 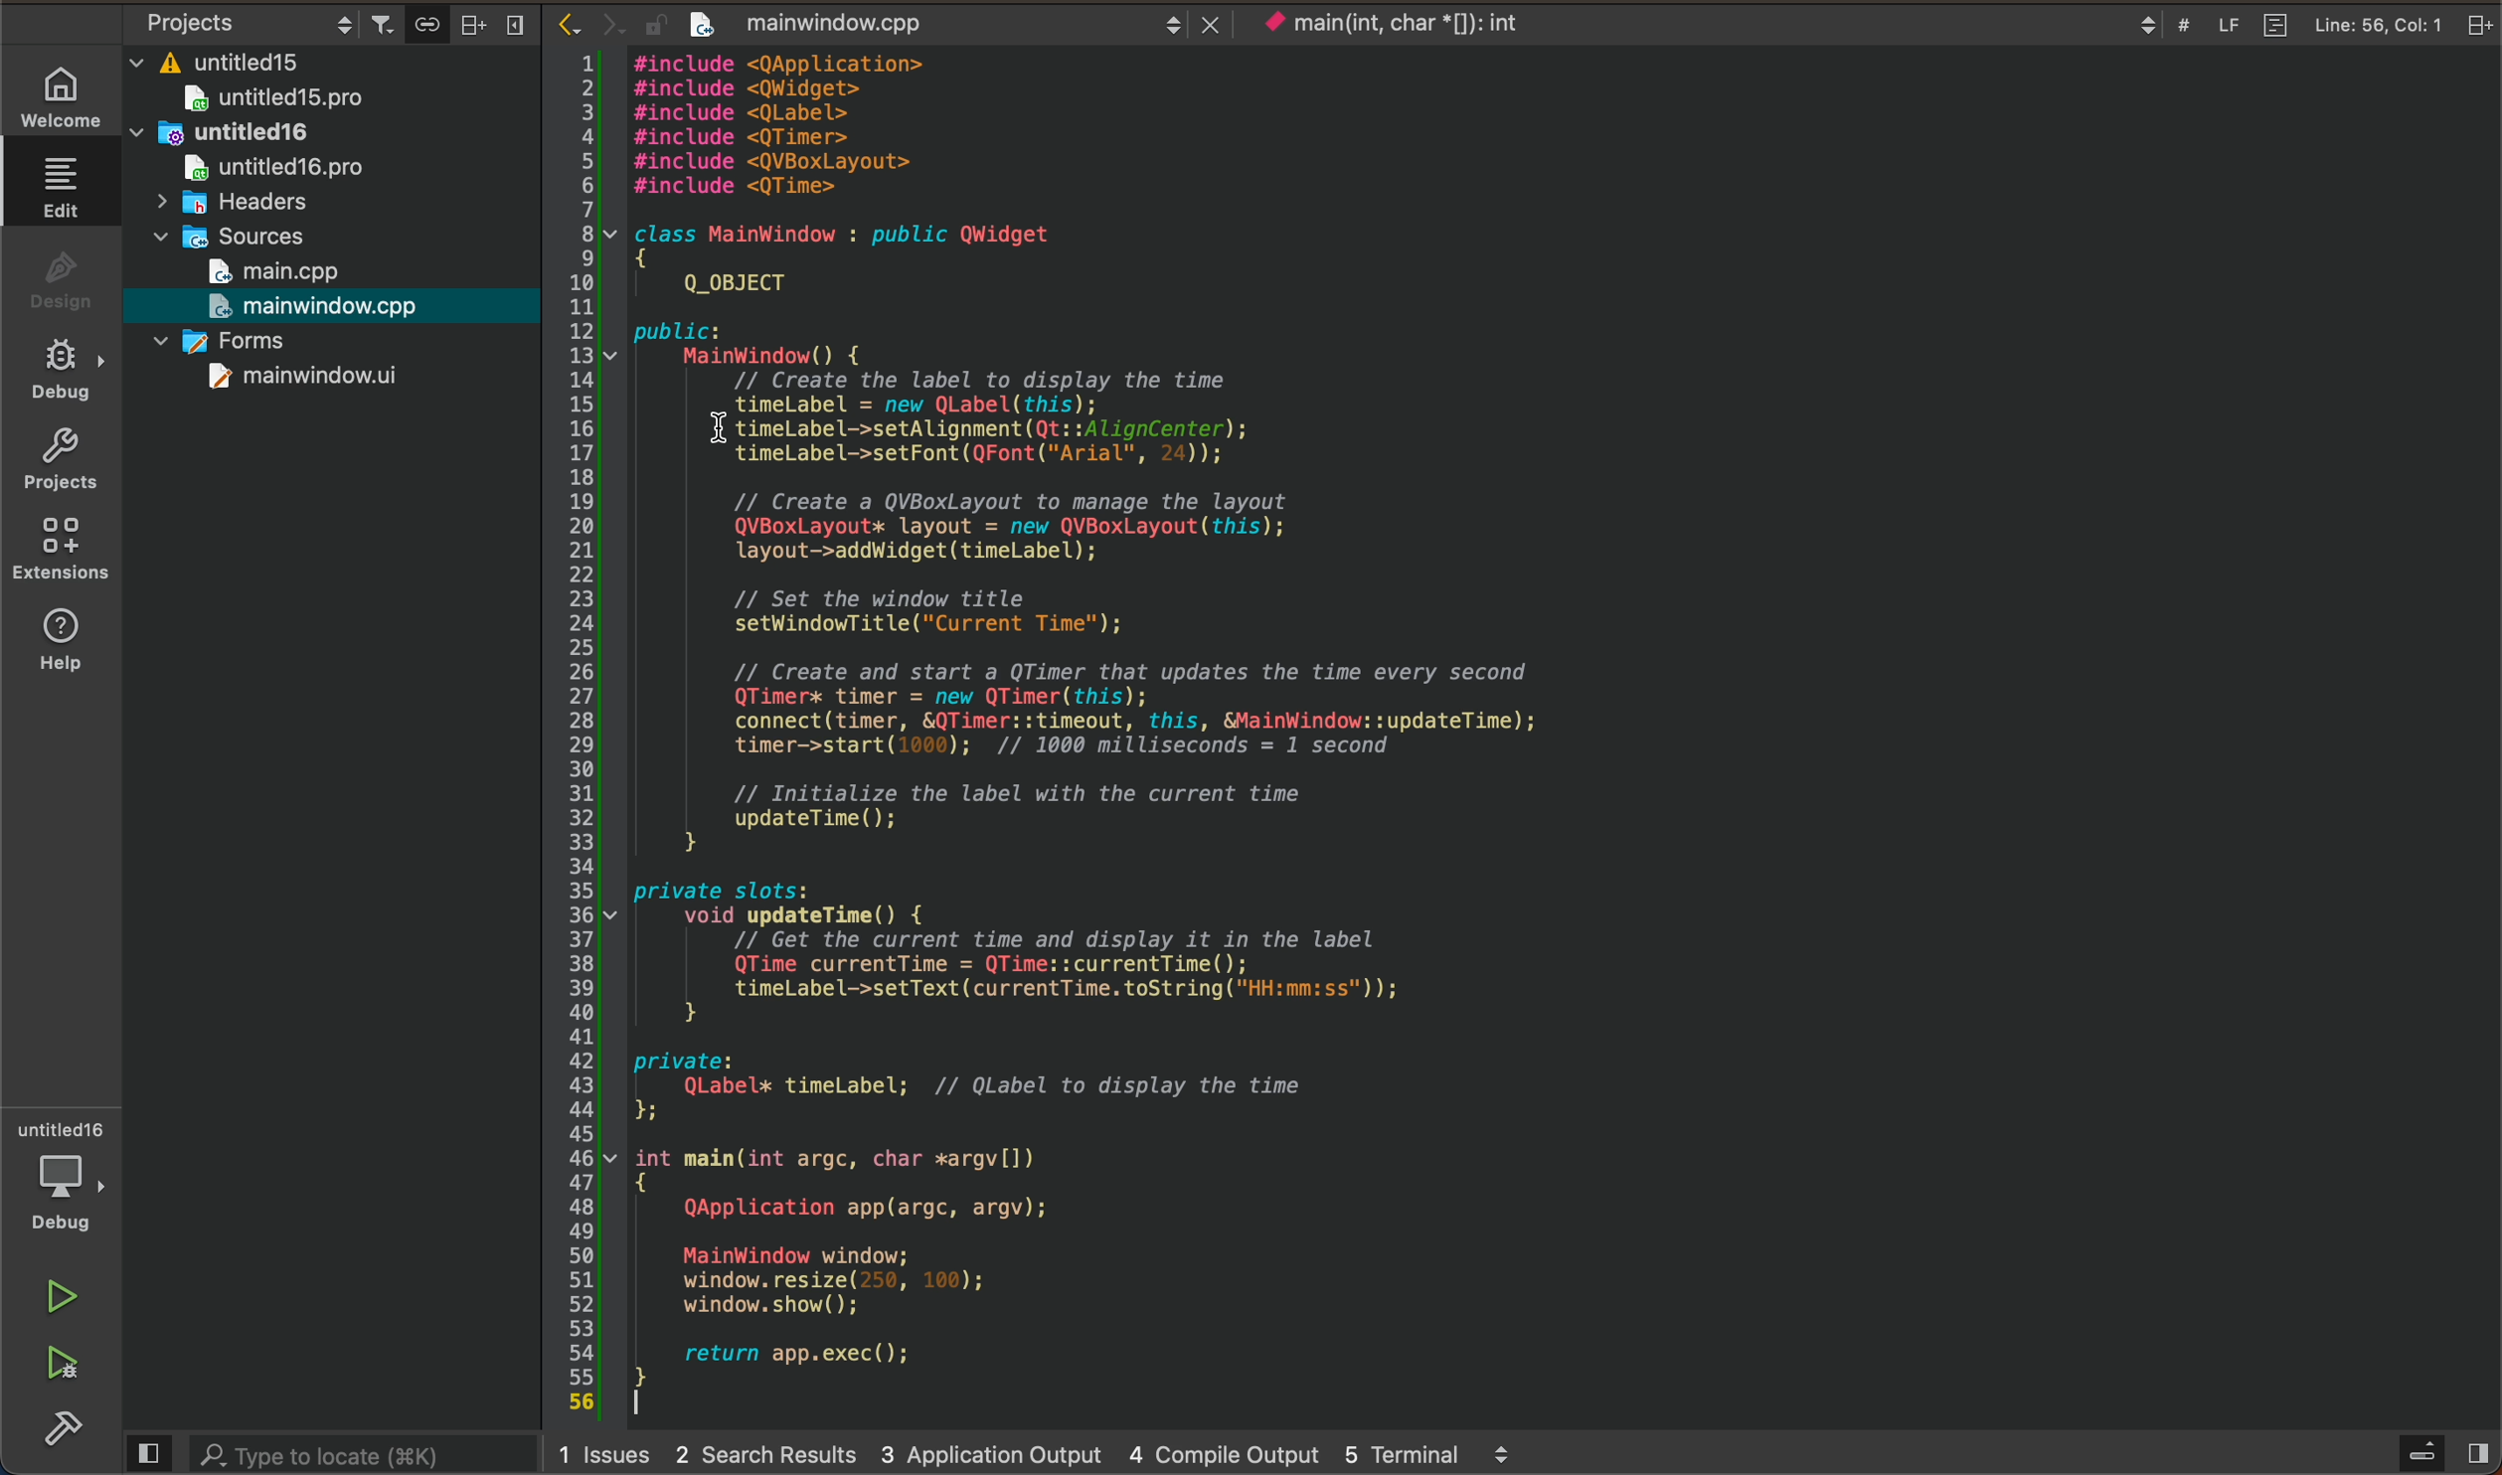 What do you see at coordinates (611, 22) in the screenshot?
I see `Next` at bounding box center [611, 22].